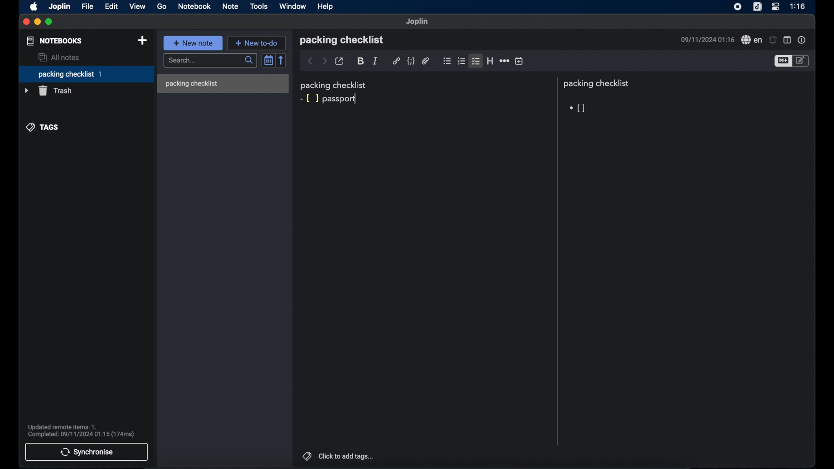 This screenshot has height=469, width=834. Describe the element at coordinates (49, 91) in the screenshot. I see `trash` at that location.